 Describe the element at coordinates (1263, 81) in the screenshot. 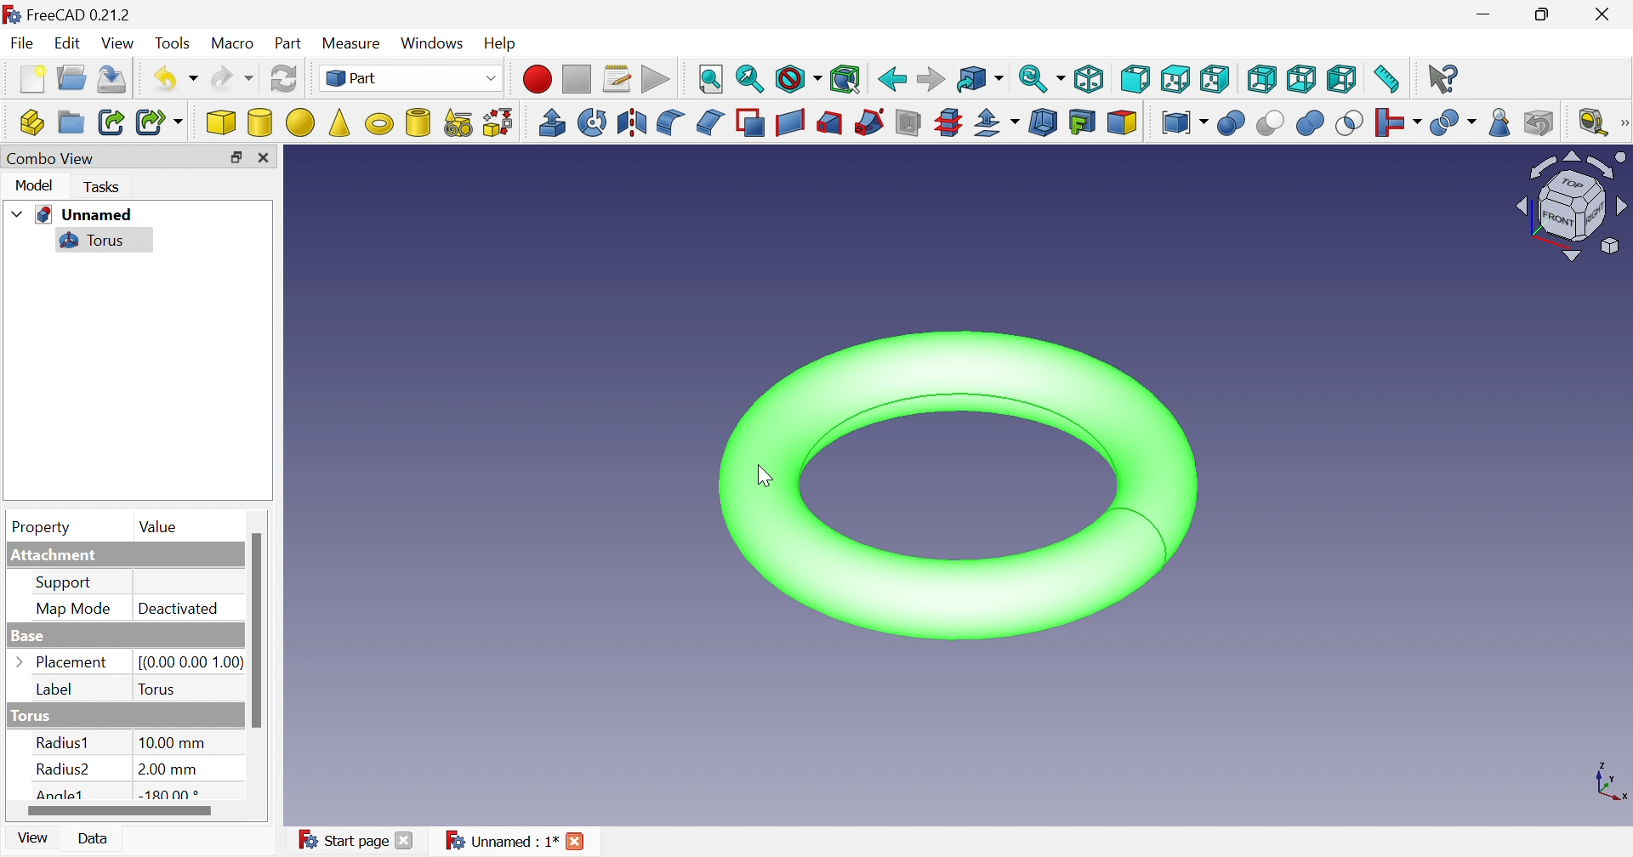

I see `Rear` at that location.